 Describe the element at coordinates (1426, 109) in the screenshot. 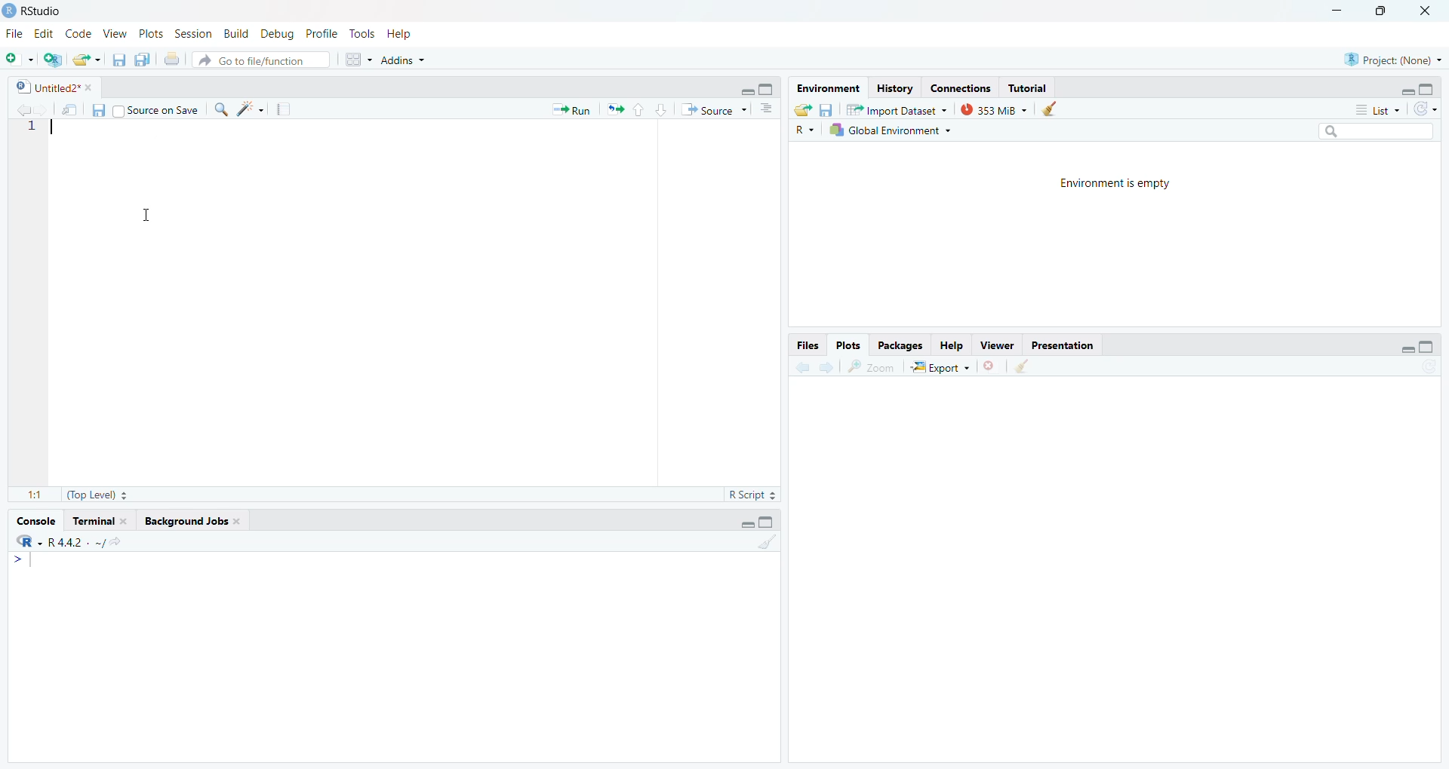

I see `refresh` at that location.